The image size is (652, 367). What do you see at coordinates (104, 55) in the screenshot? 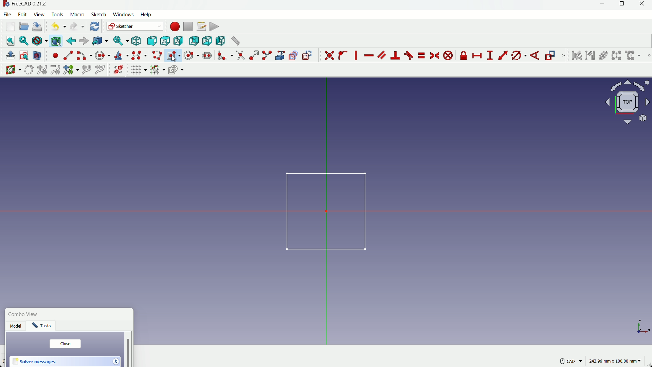
I see `create circle` at bounding box center [104, 55].